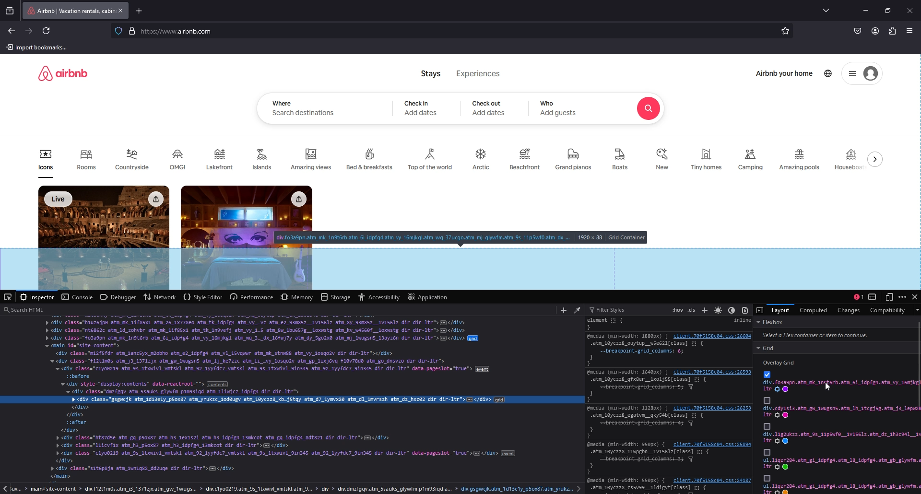 Image resolution: width=921 pixels, height=494 pixels. What do you see at coordinates (801, 160) in the screenshot?
I see `amazing pools` at bounding box center [801, 160].